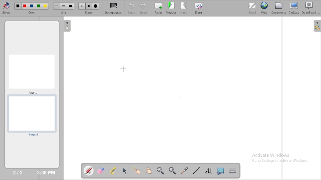  What do you see at coordinates (196, 170) in the screenshot?
I see `draw lines` at bounding box center [196, 170].